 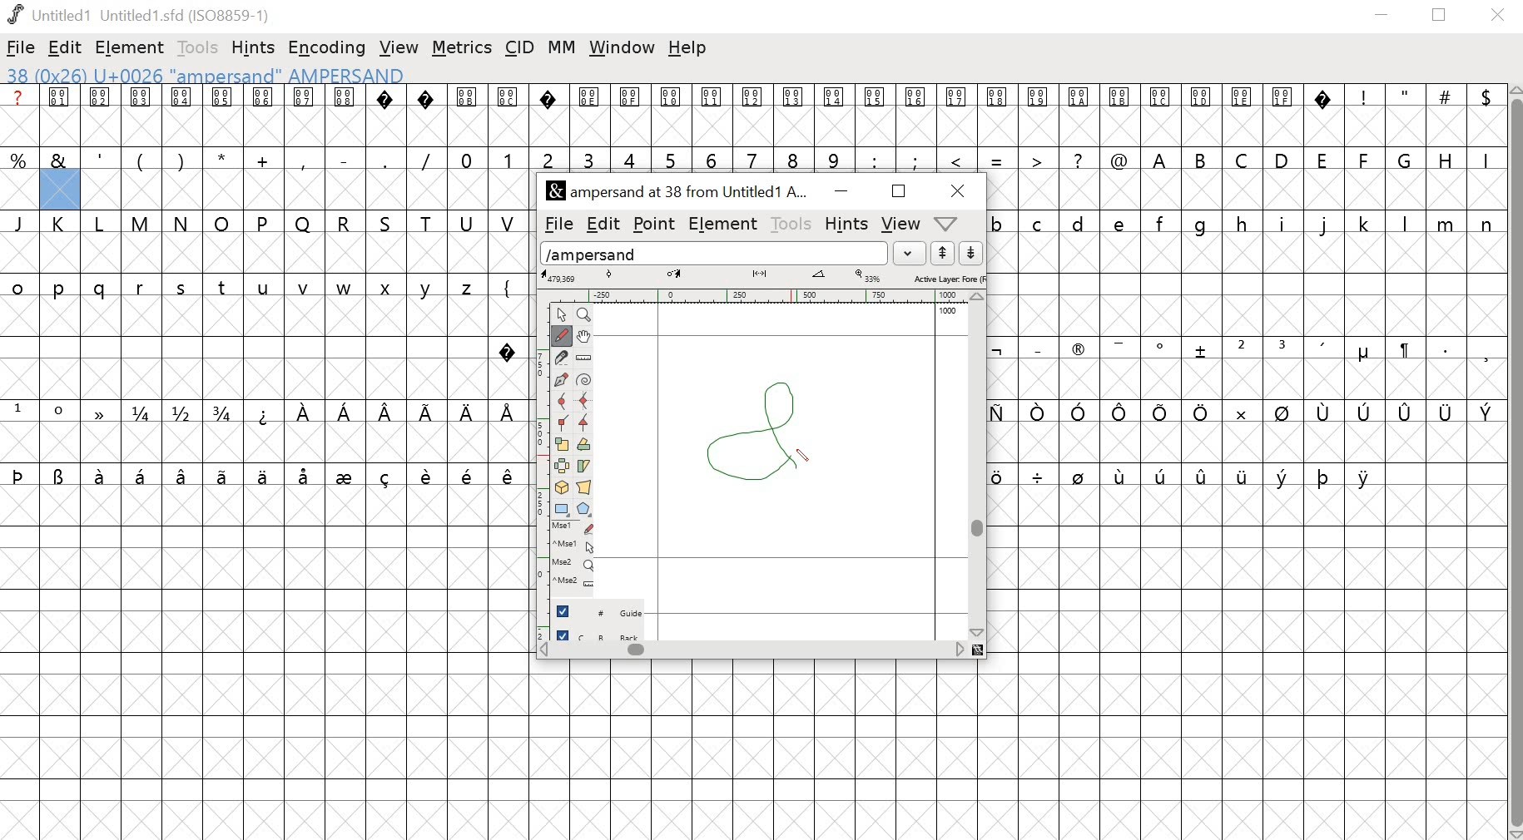 What do you see at coordinates (586, 335) in the screenshot?
I see `scroll by hand` at bounding box center [586, 335].